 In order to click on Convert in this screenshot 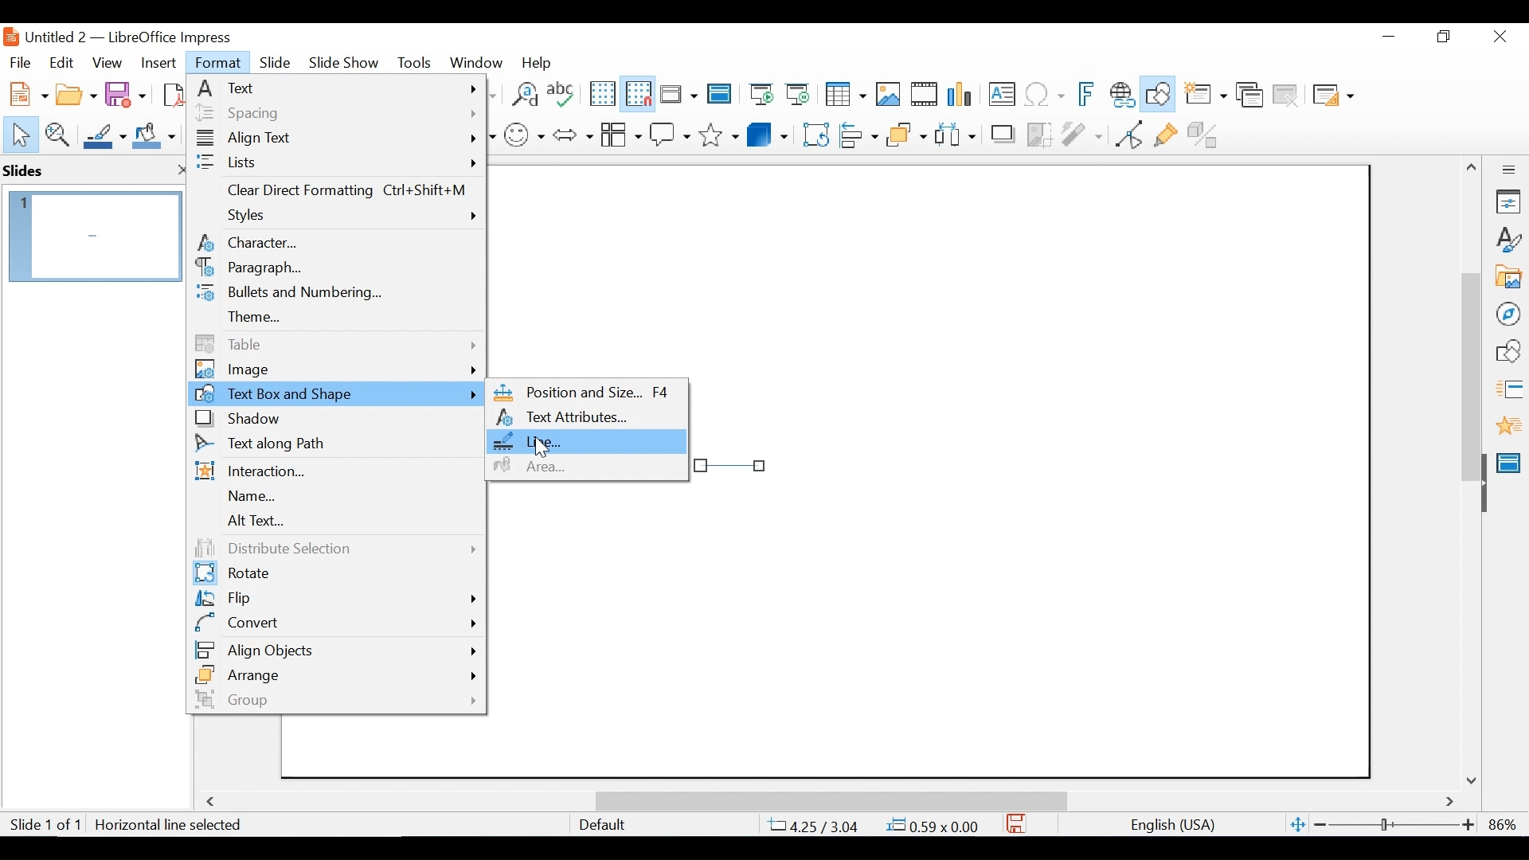, I will do `click(335, 623)`.